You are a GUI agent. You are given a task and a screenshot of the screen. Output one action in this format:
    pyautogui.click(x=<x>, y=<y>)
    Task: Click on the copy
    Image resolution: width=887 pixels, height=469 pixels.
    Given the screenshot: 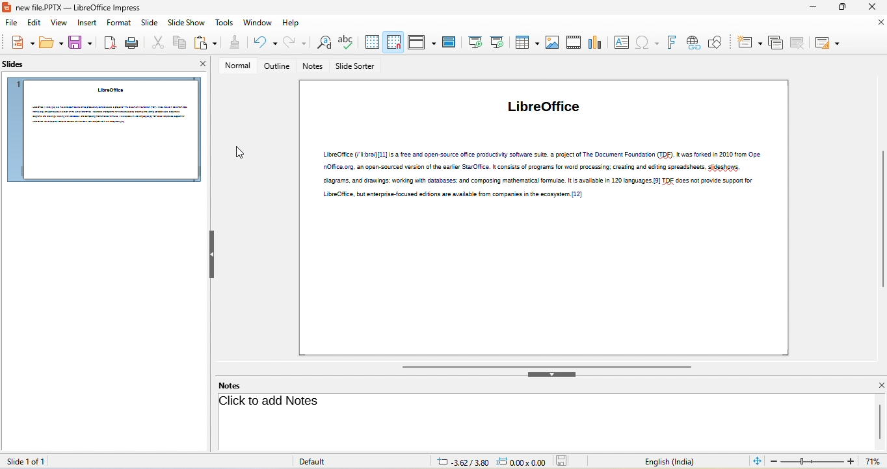 What is the action you would take?
    pyautogui.click(x=178, y=42)
    